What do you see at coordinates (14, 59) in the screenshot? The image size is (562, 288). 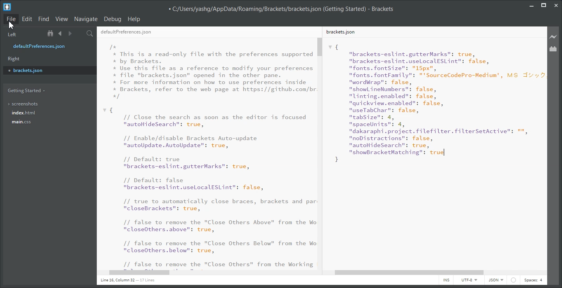 I see `Right` at bounding box center [14, 59].